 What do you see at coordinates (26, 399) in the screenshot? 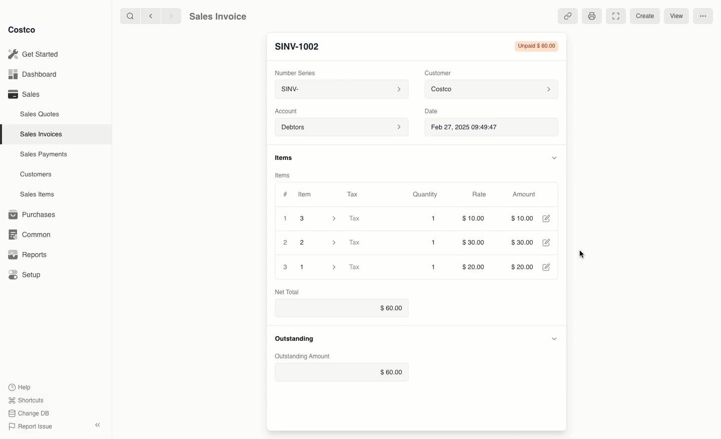
I see `Shortcuts` at bounding box center [26, 399].